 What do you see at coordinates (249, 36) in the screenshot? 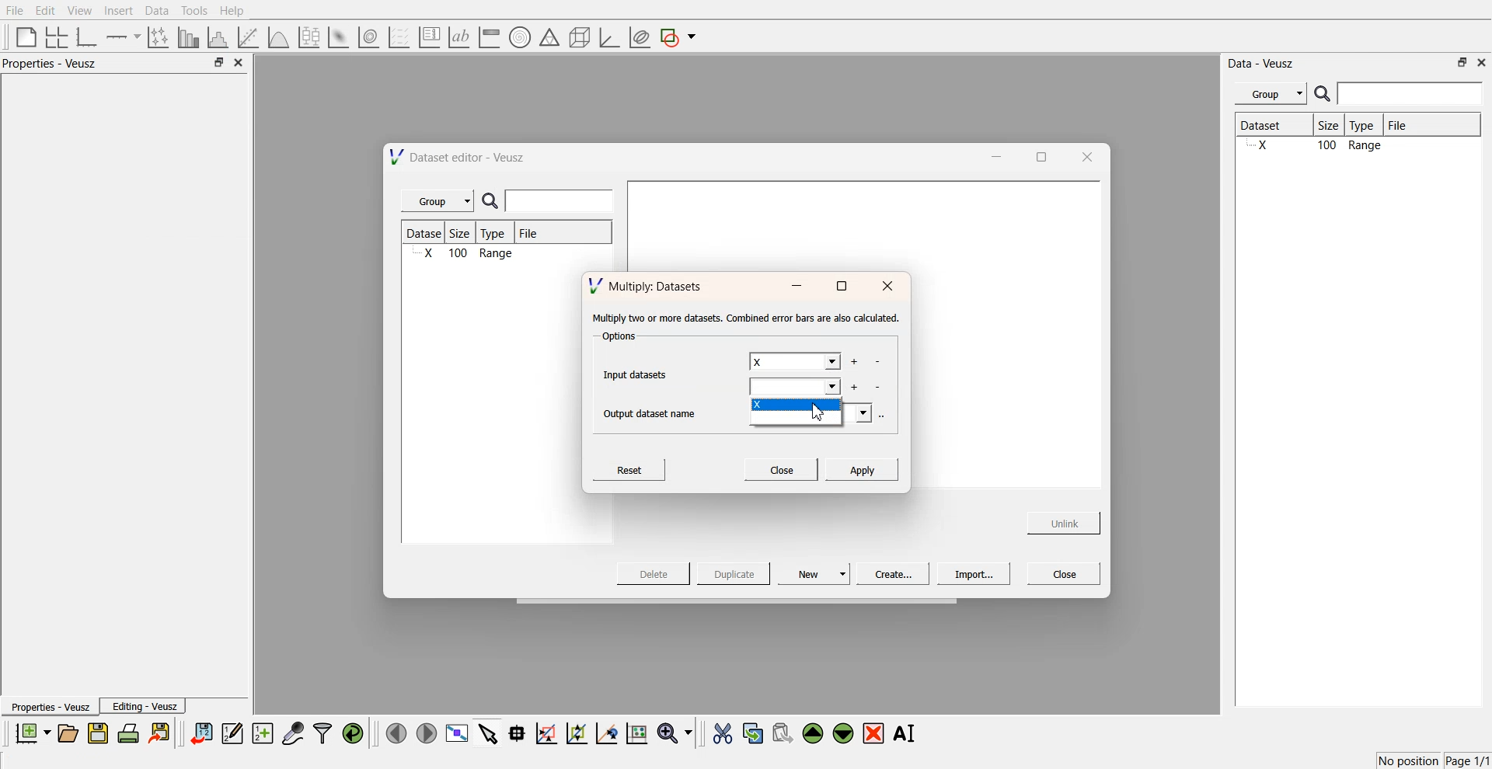
I see `fit a function` at bounding box center [249, 36].